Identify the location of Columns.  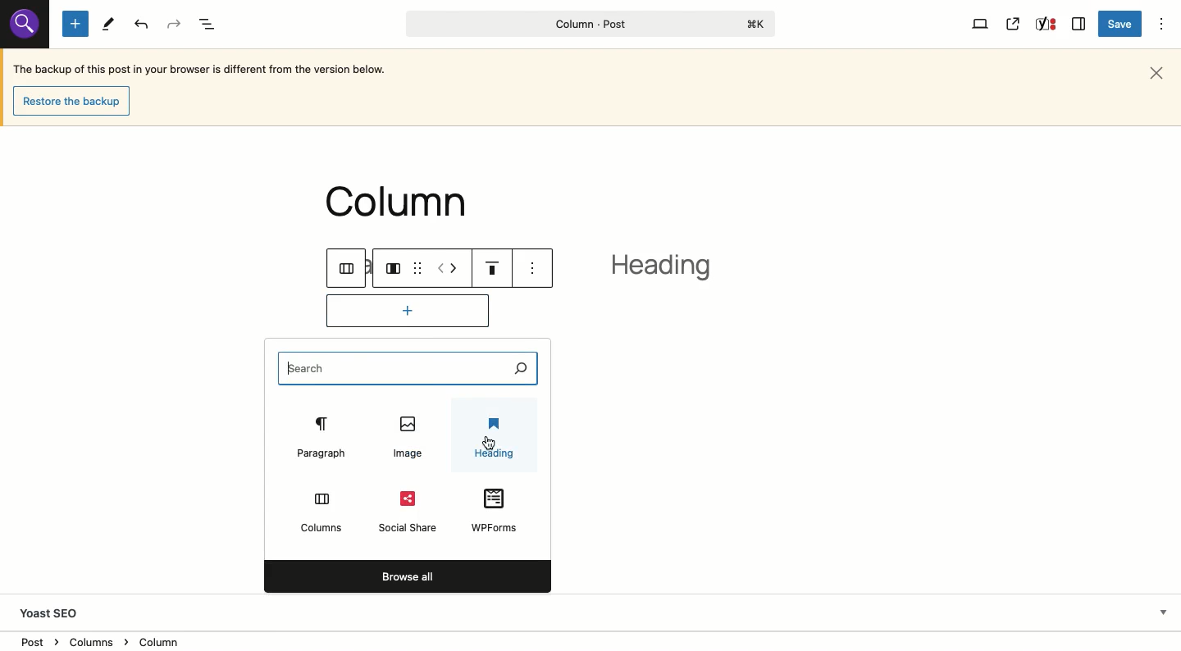
(323, 516).